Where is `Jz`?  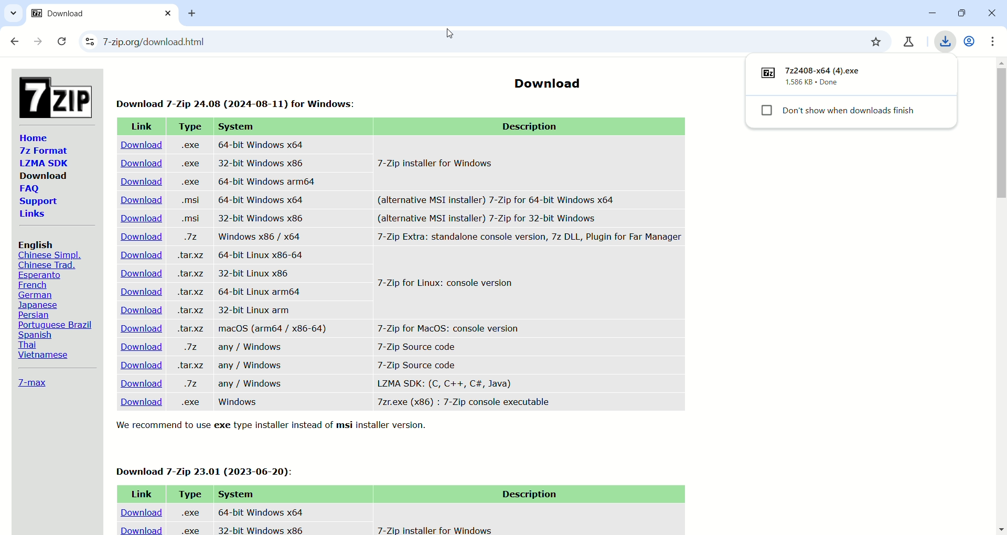
Jz is located at coordinates (191, 238).